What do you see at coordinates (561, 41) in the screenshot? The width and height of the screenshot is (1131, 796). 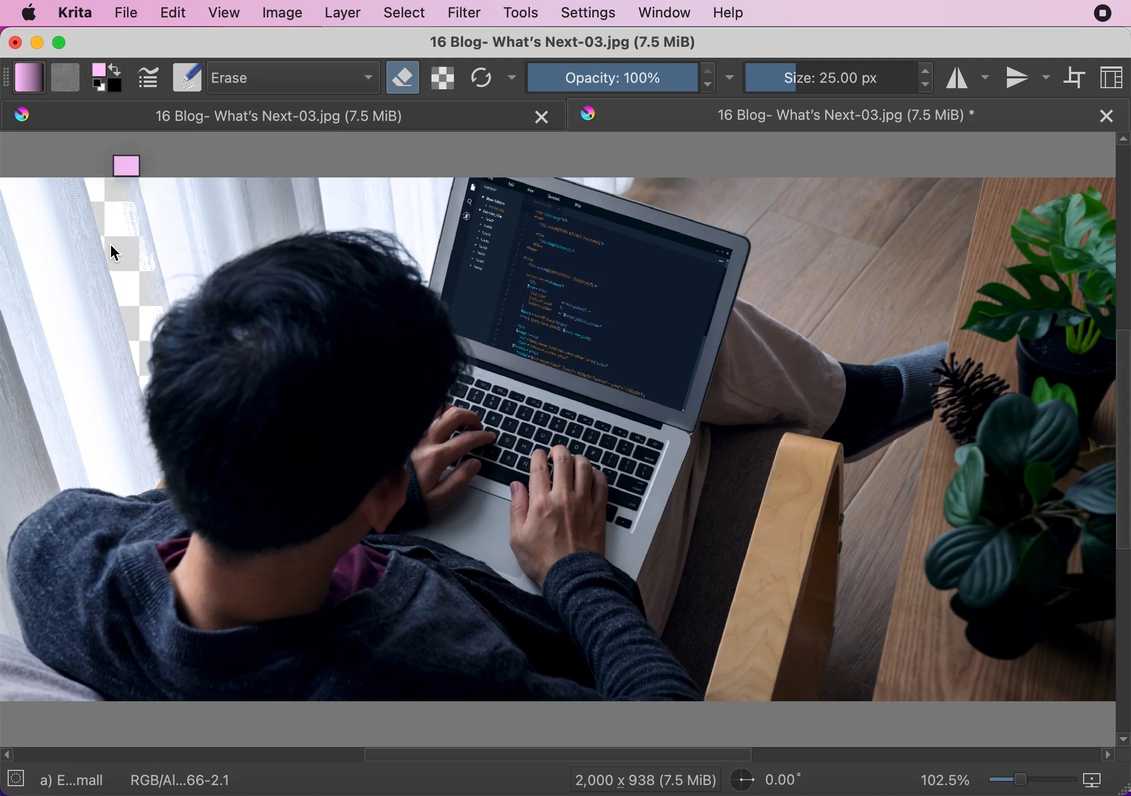 I see `16 Blog- What's Next-03.jpg (7.5 MiB)` at bounding box center [561, 41].